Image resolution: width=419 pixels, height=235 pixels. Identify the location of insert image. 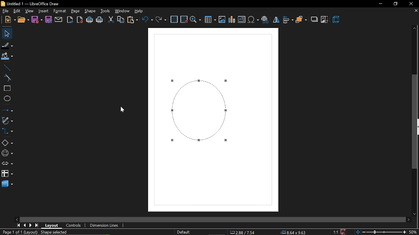
(222, 20).